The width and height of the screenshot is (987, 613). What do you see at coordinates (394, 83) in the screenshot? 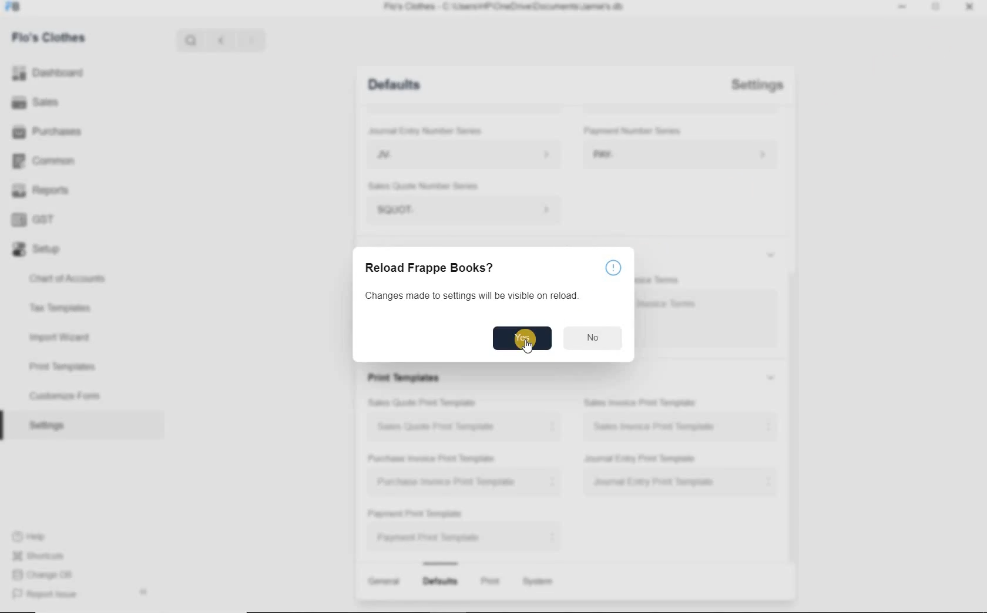
I see `Defaults` at bounding box center [394, 83].